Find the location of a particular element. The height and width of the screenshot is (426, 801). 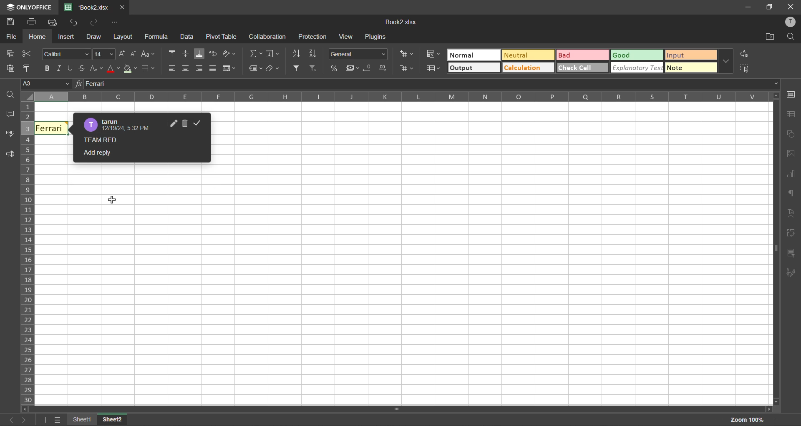

sheet 2 is located at coordinates (116, 421).